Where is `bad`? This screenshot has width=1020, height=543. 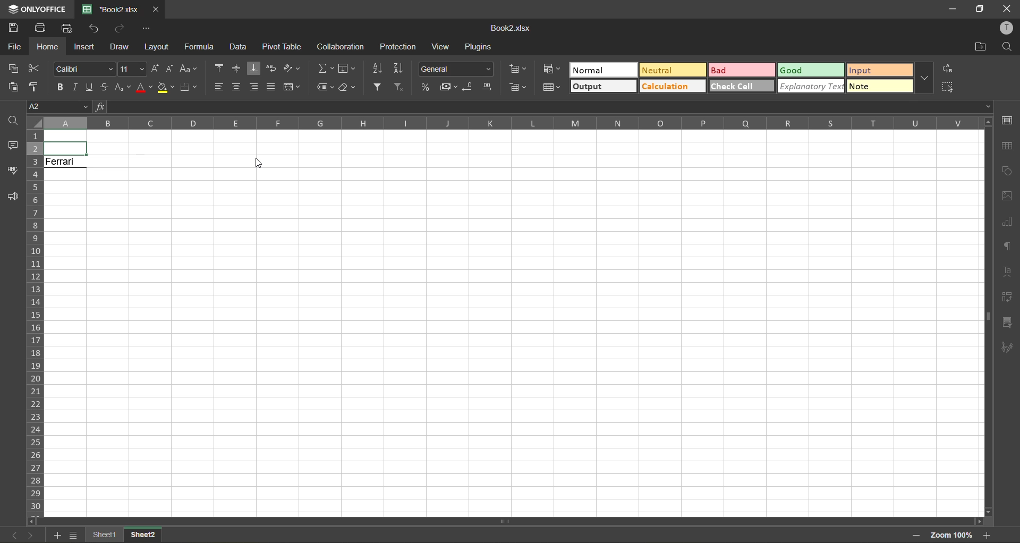
bad is located at coordinates (738, 70).